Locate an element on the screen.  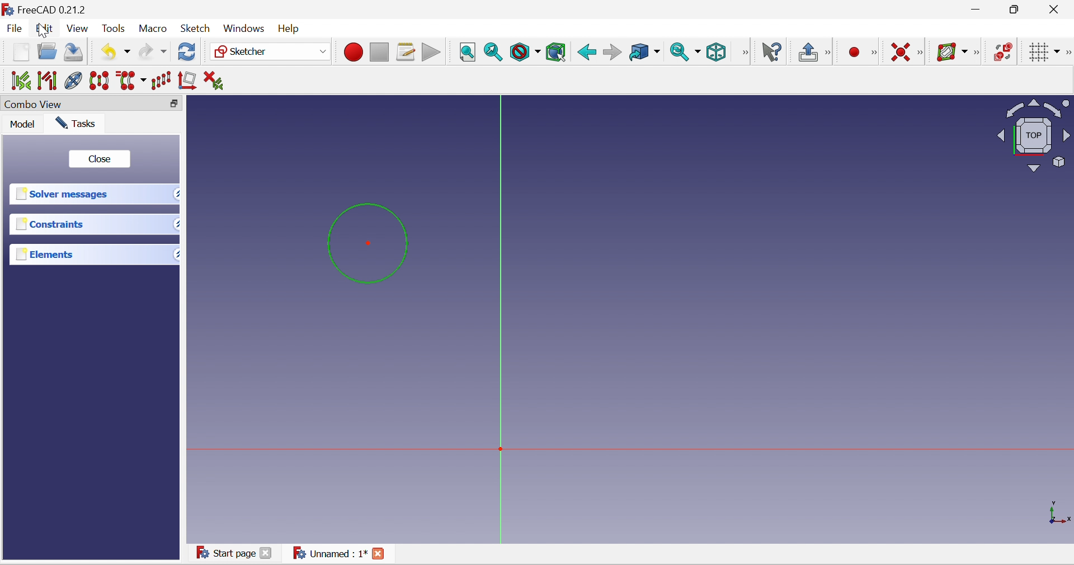
Macro recording is located at coordinates (352, 51).